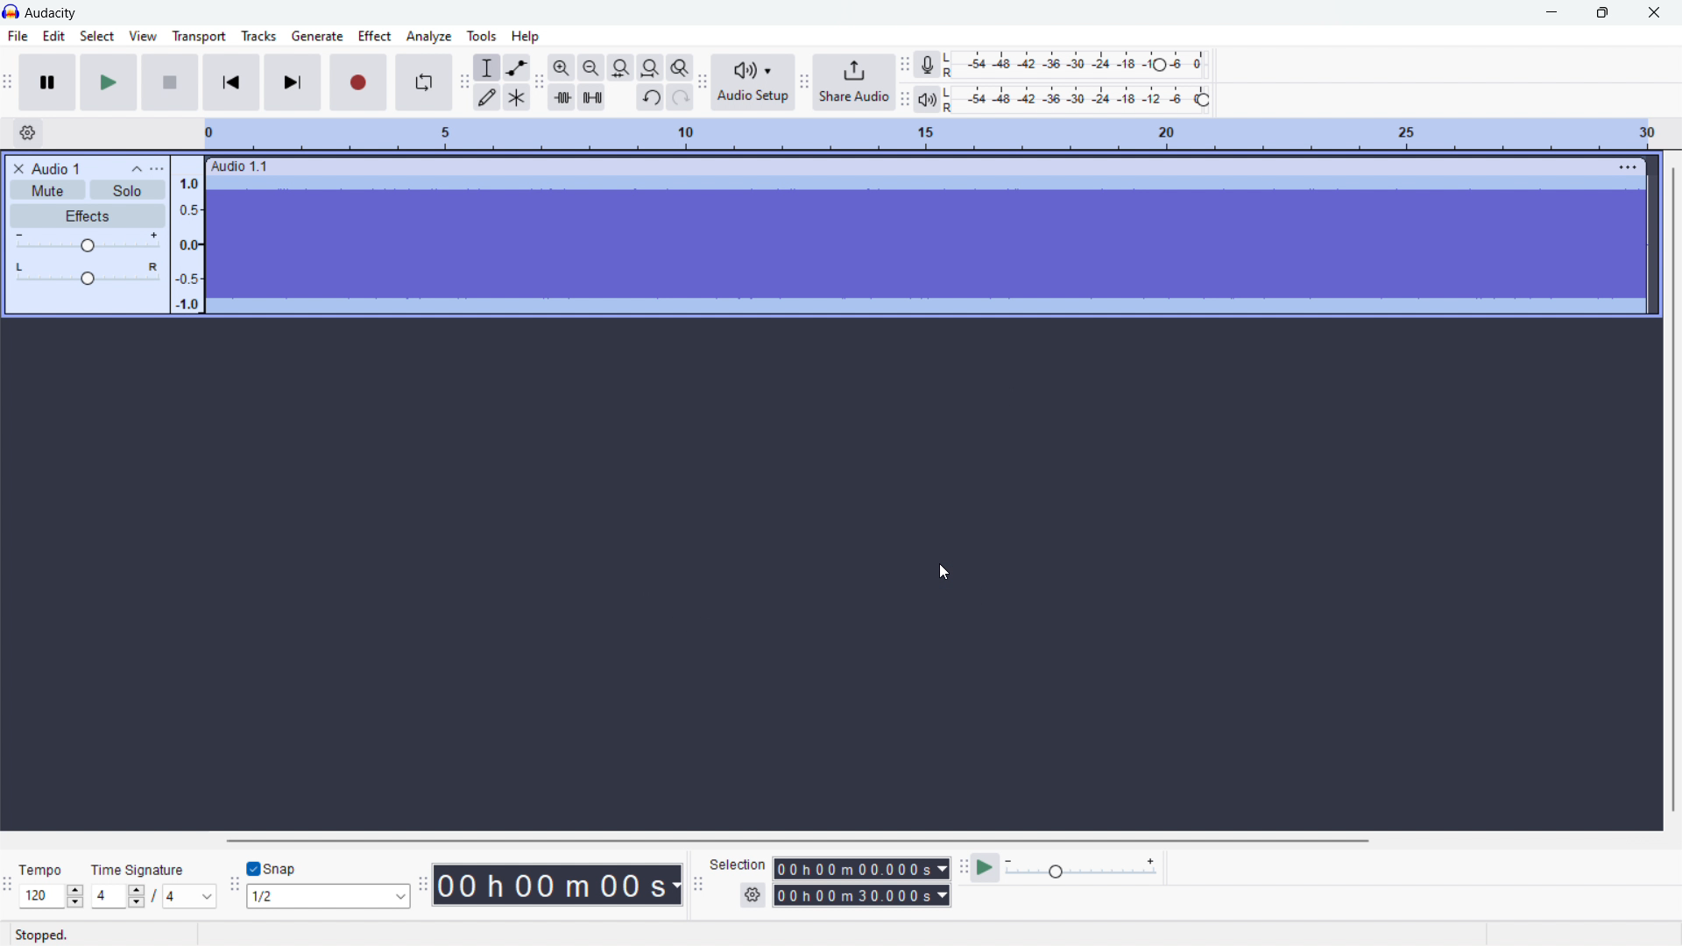 This screenshot has height=946, width=1682. I want to click on audio setup toolbar, so click(703, 81).